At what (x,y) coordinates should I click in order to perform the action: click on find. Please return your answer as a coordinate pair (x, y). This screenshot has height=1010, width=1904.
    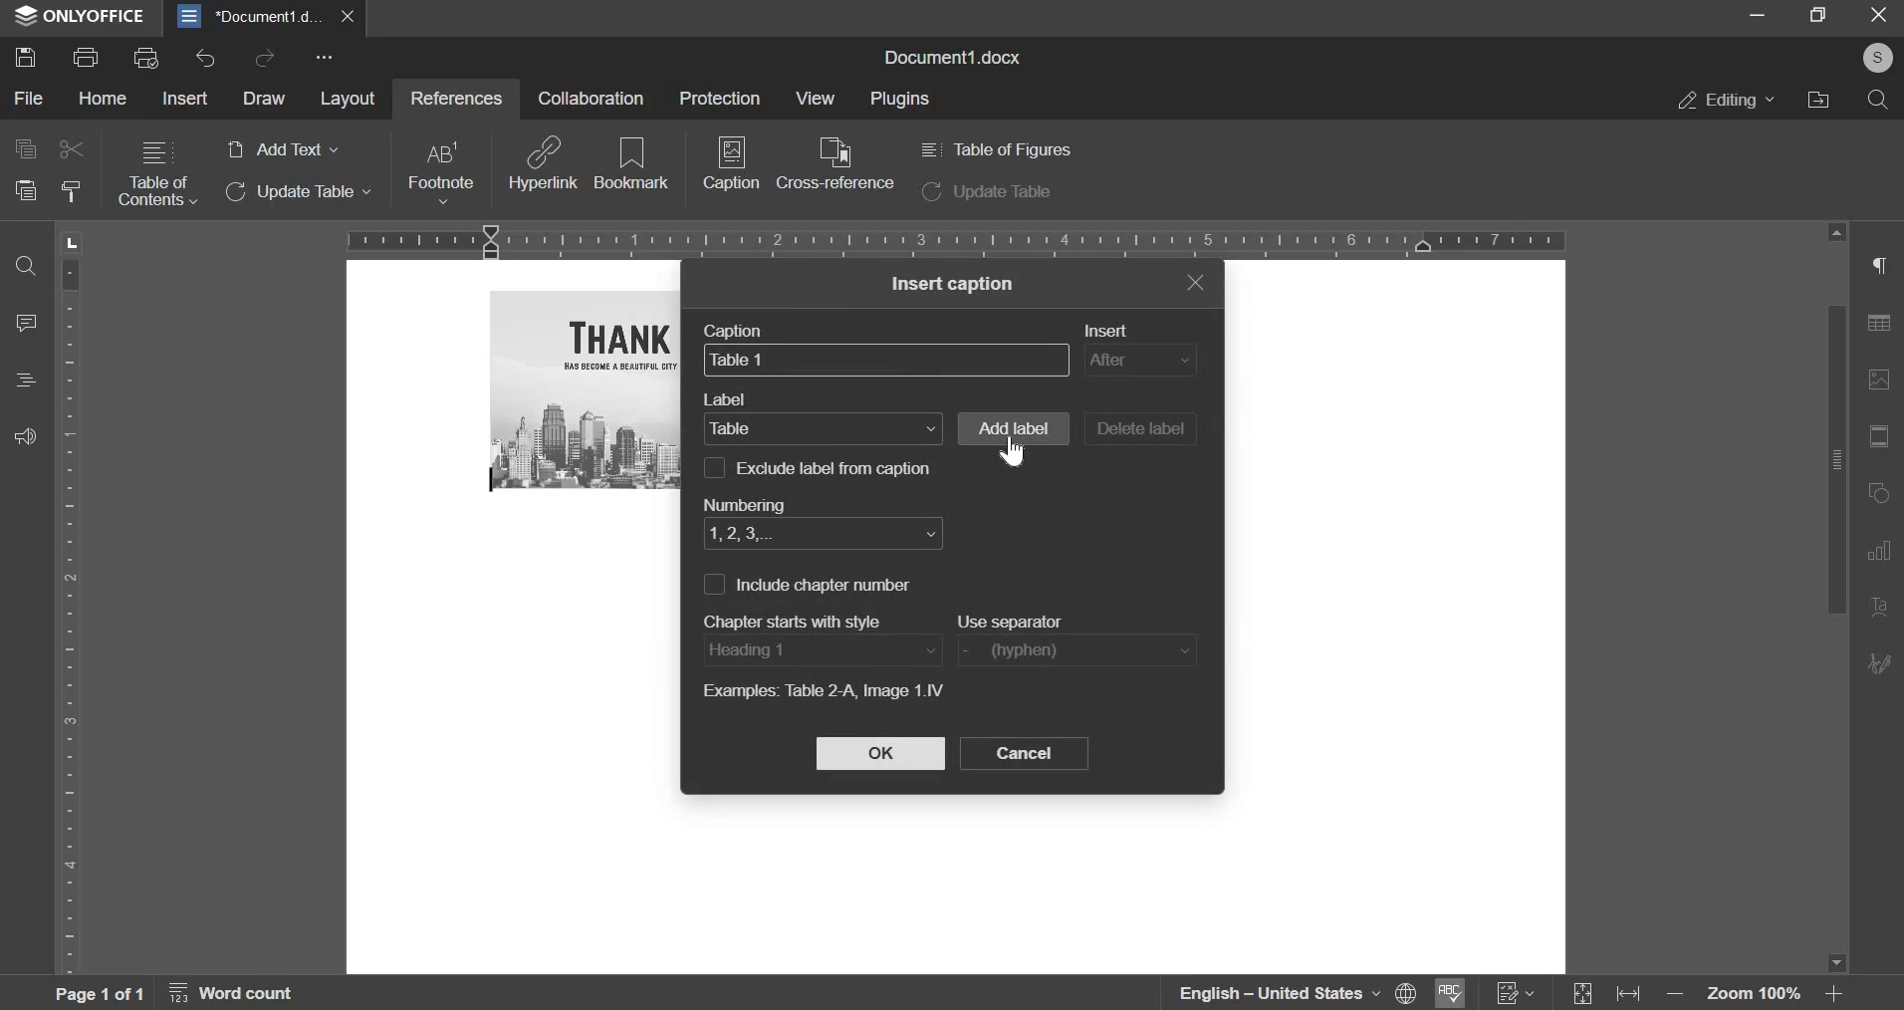
    Looking at the image, I should click on (25, 268).